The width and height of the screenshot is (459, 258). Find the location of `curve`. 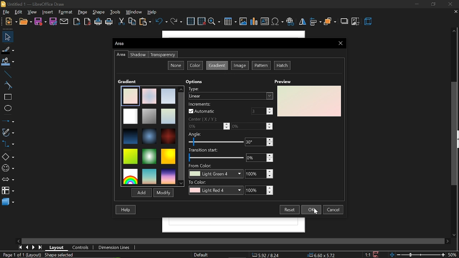

curve is located at coordinates (7, 86).